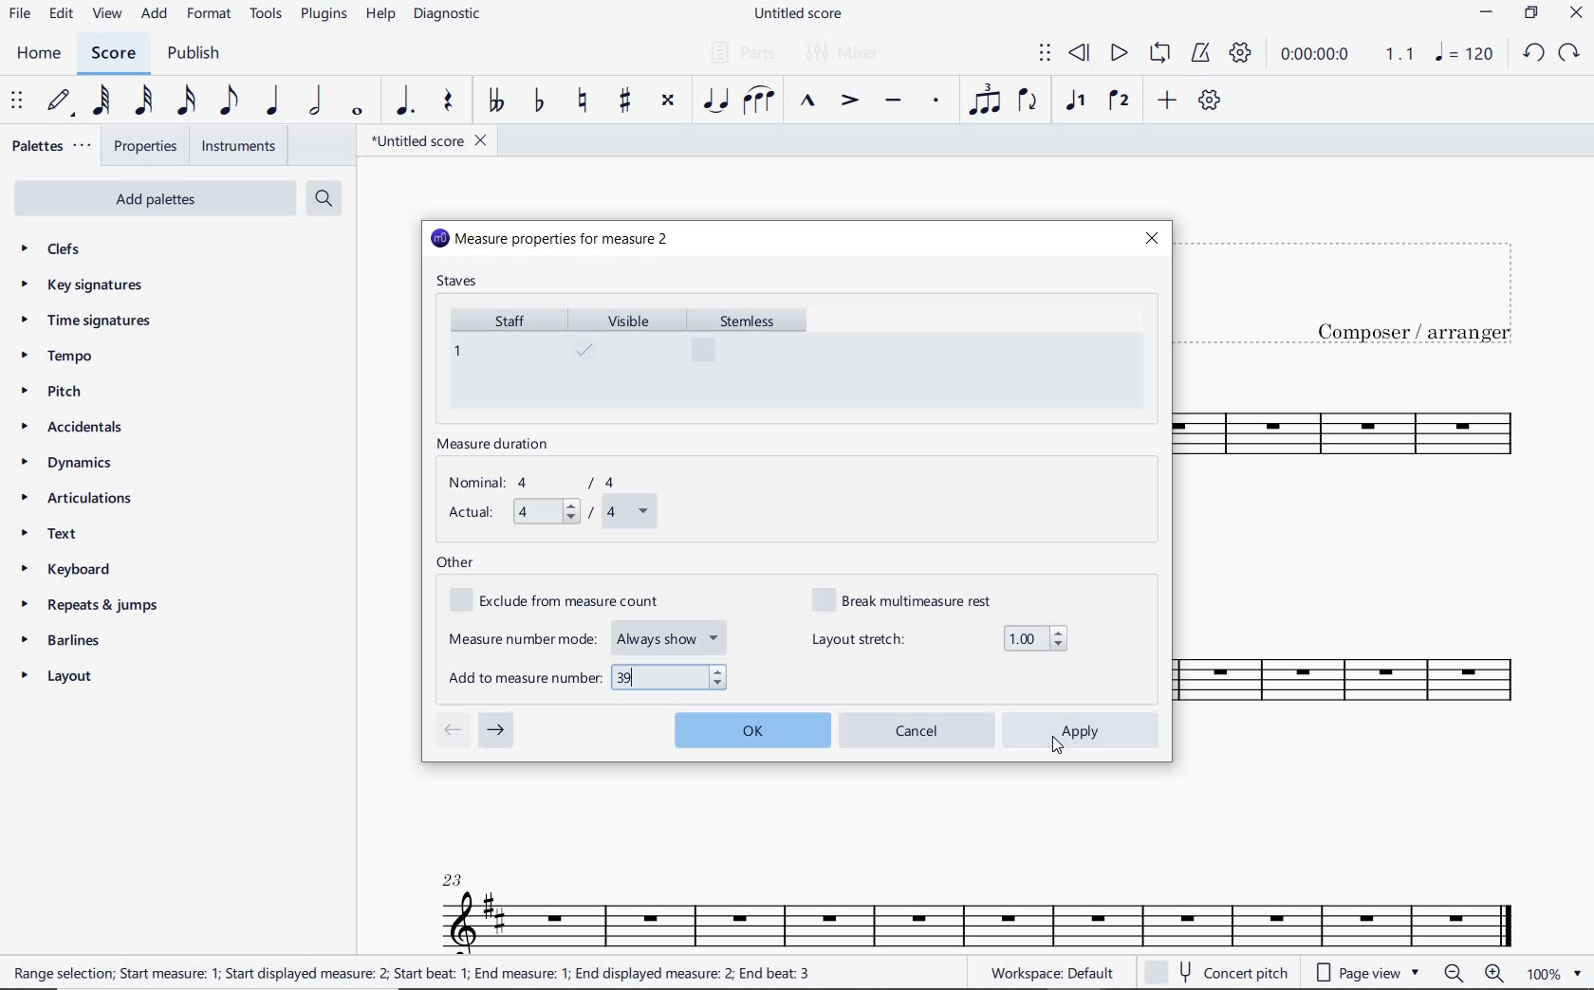  What do you see at coordinates (67, 644) in the screenshot?
I see `BARLINES` at bounding box center [67, 644].